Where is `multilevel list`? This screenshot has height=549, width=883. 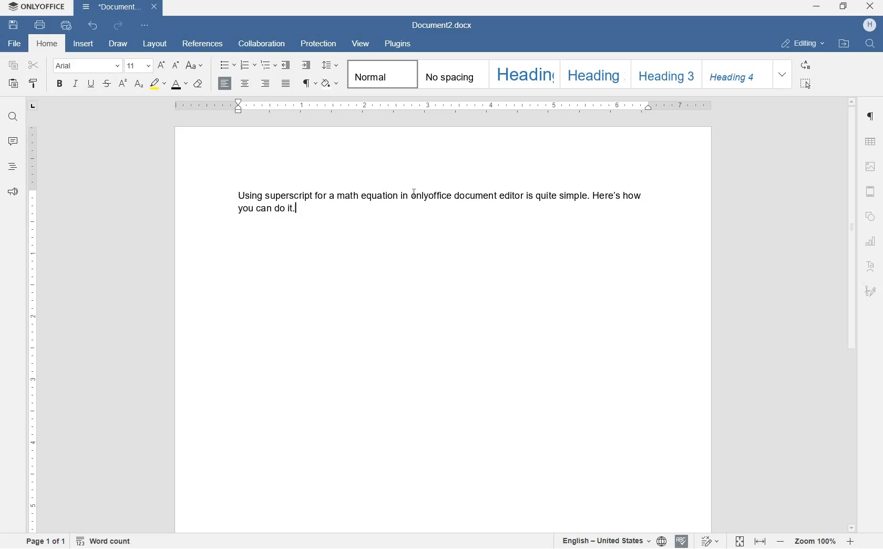
multilevel list is located at coordinates (267, 66).